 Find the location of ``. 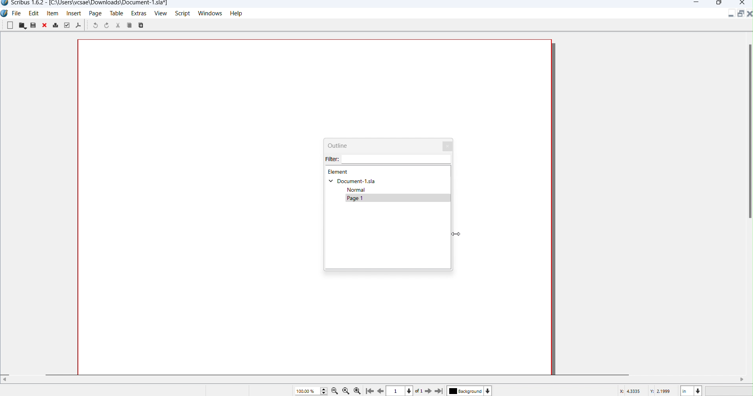

 is located at coordinates (161, 14).